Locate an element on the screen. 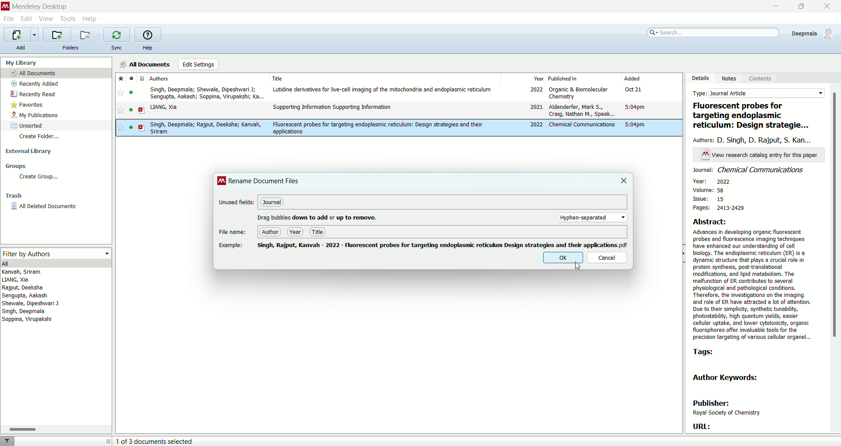 This screenshot has width=841, height=446. create a new folder is located at coordinates (58, 35).